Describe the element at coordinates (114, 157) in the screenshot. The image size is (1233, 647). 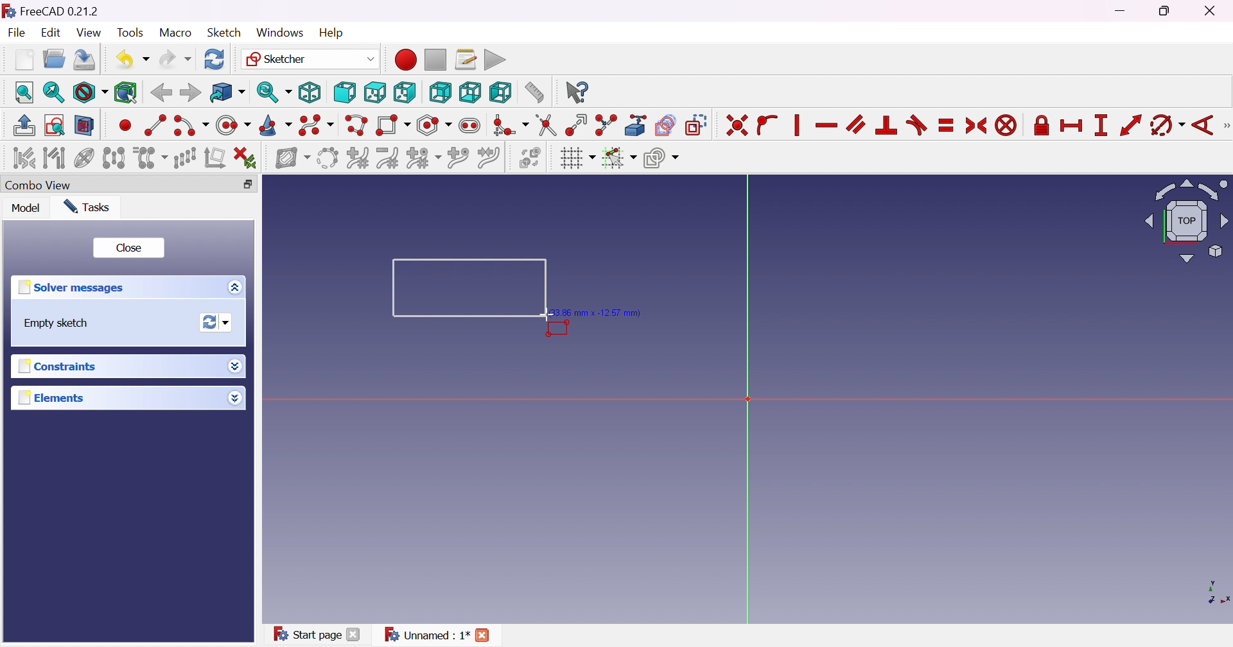
I see `Symmetry` at that location.